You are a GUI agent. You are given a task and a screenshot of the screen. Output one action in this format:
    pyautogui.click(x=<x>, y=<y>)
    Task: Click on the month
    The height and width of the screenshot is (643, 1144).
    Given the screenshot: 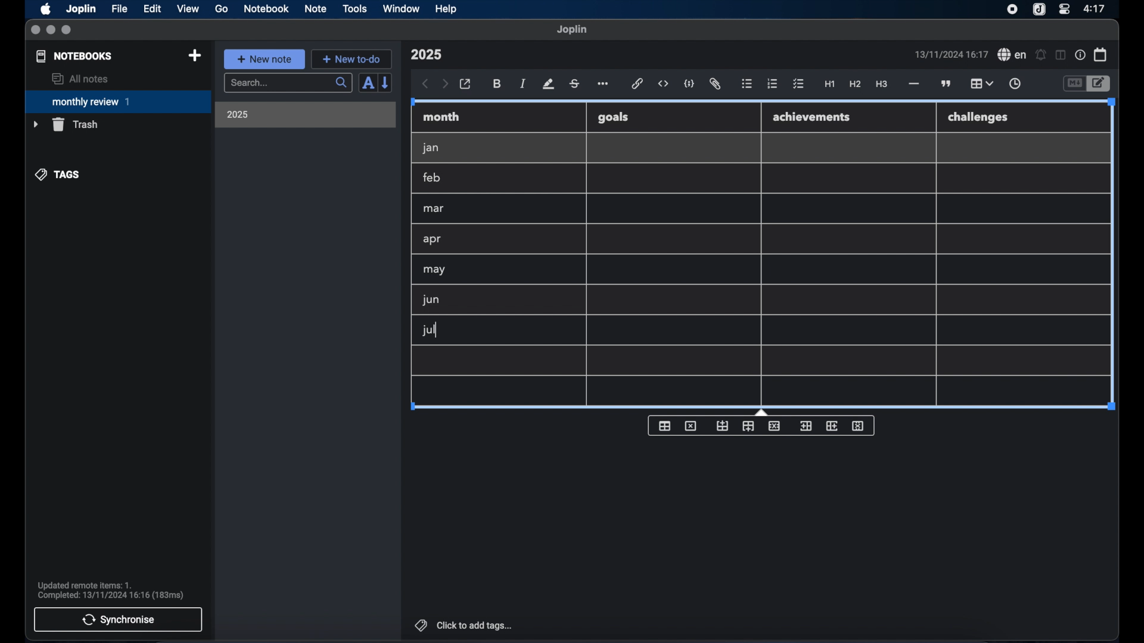 What is the action you would take?
    pyautogui.click(x=442, y=117)
    